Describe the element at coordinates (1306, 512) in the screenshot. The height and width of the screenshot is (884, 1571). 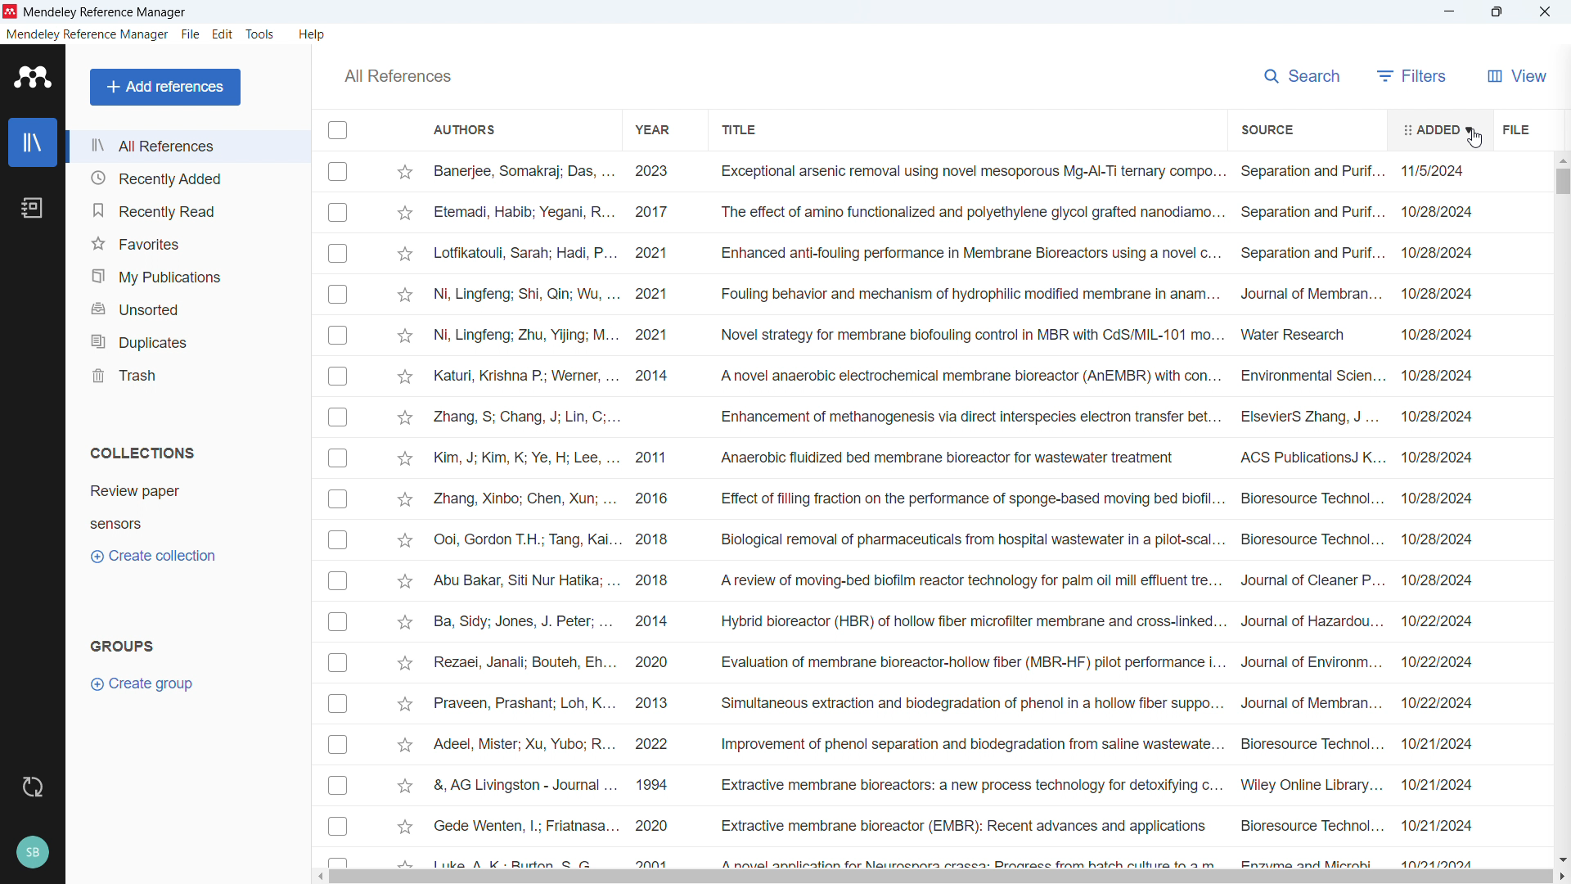
I see `source of individual entries ` at that location.